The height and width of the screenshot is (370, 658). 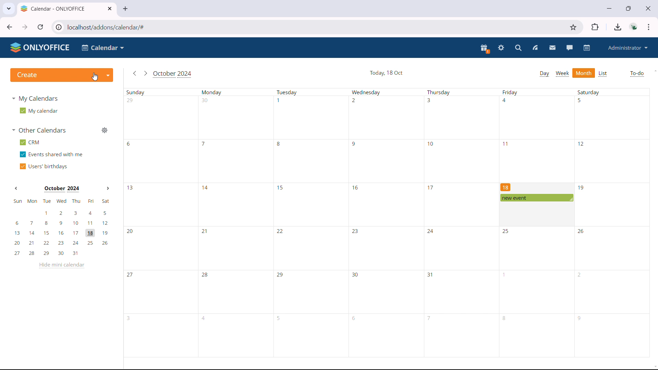 I want to click on 9, so click(x=355, y=144).